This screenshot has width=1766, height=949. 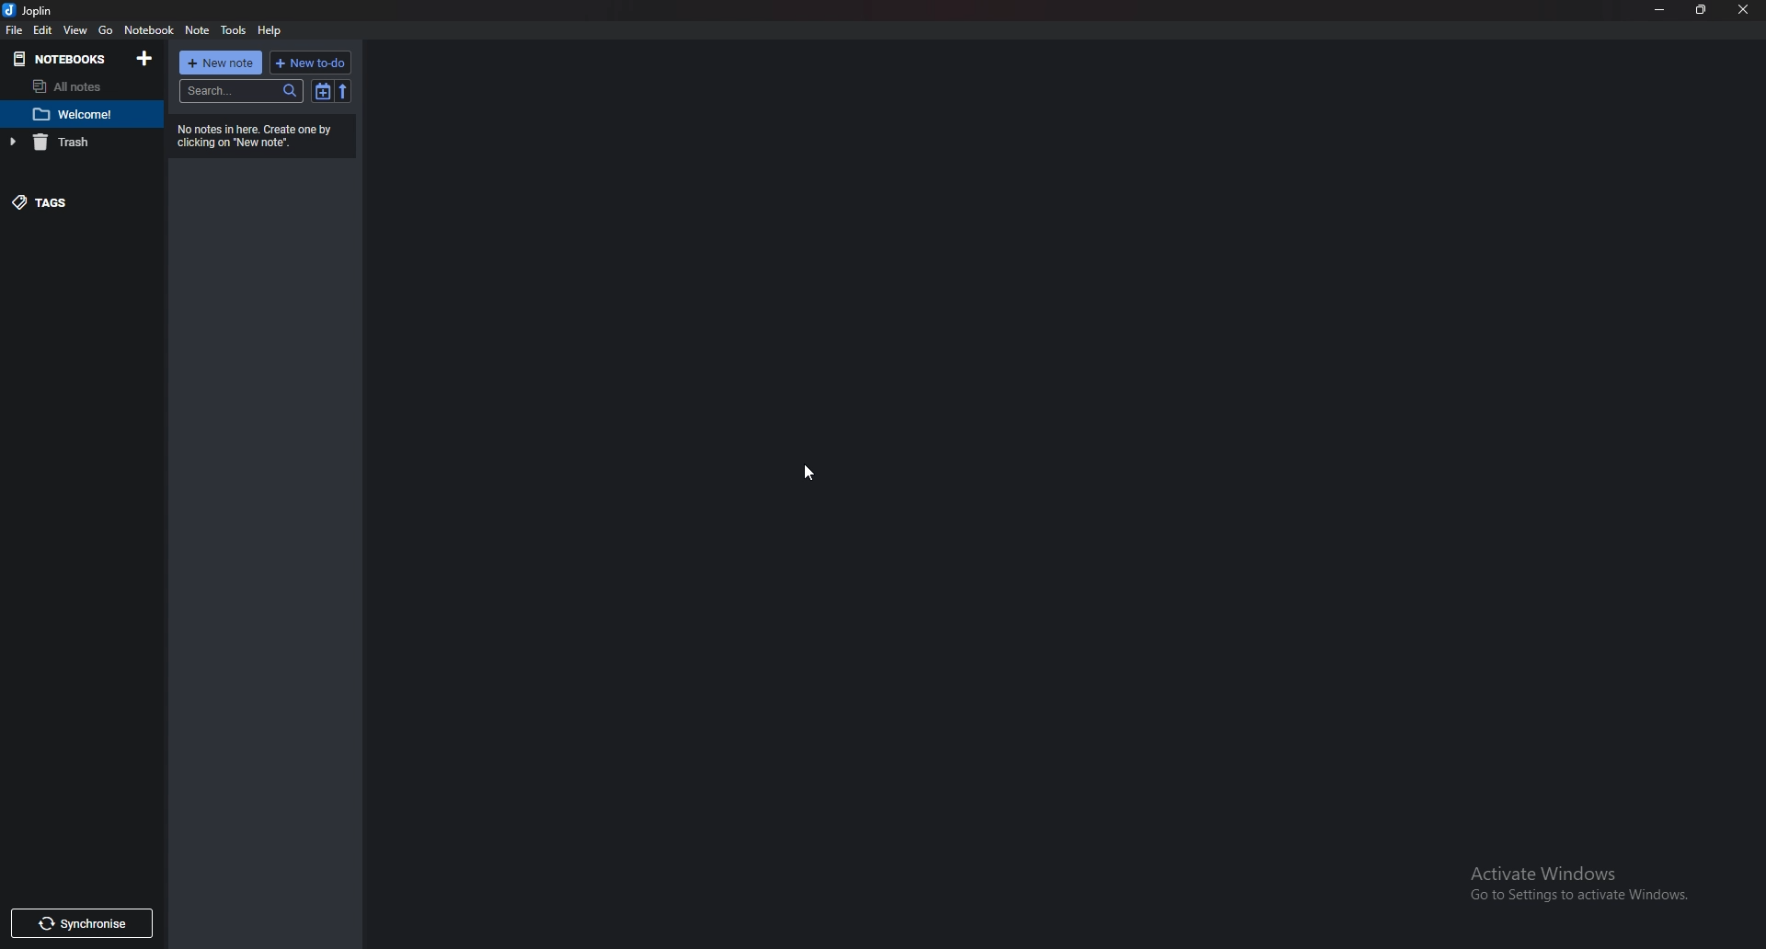 What do you see at coordinates (77, 29) in the screenshot?
I see `view` at bounding box center [77, 29].